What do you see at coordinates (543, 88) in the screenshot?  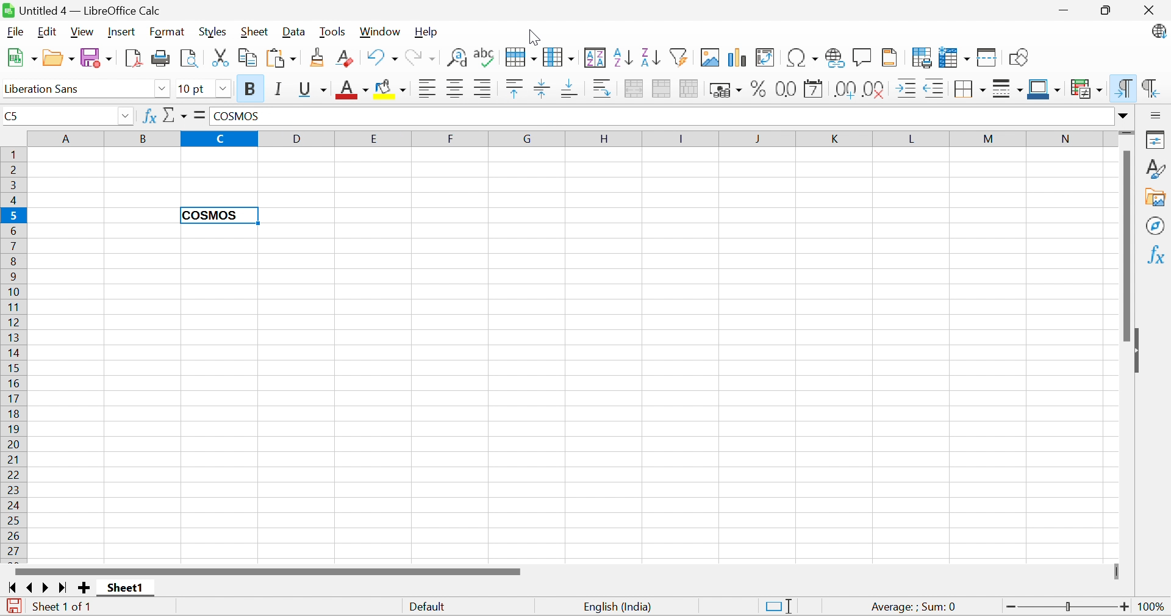 I see `Center Vertically` at bounding box center [543, 88].